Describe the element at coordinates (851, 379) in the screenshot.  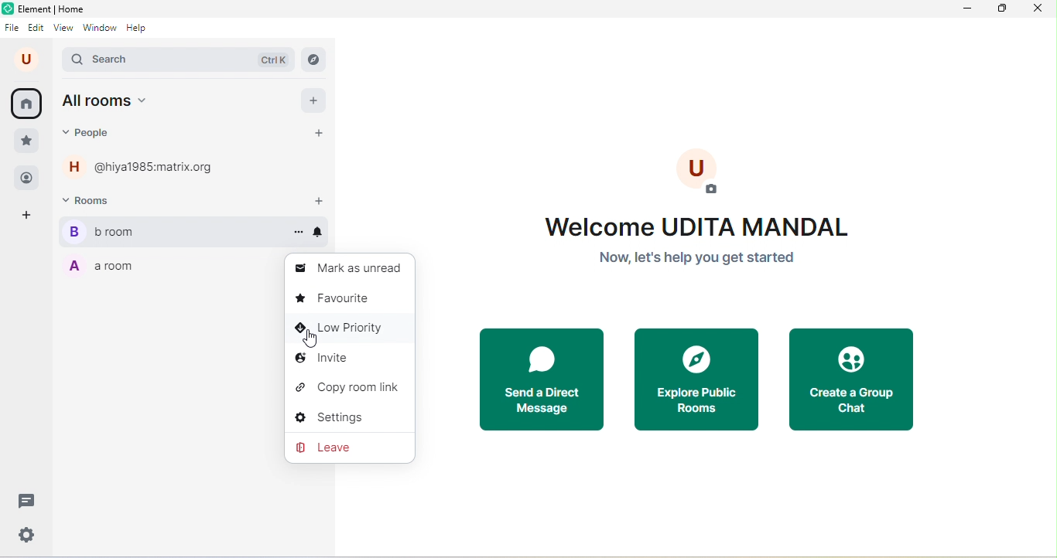
I see `create a chat group` at that location.